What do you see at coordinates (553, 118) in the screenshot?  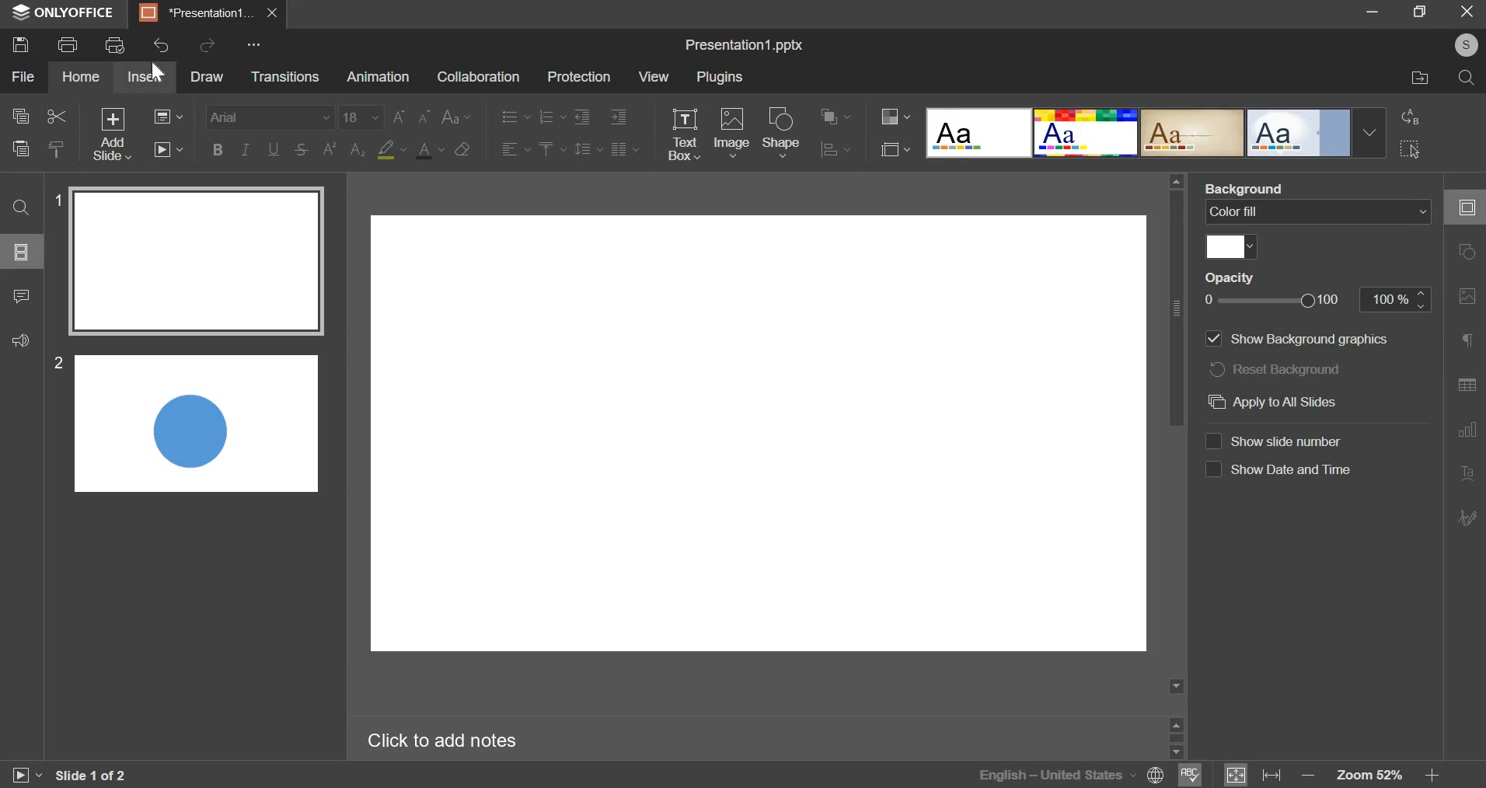 I see `numbering` at bounding box center [553, 118].